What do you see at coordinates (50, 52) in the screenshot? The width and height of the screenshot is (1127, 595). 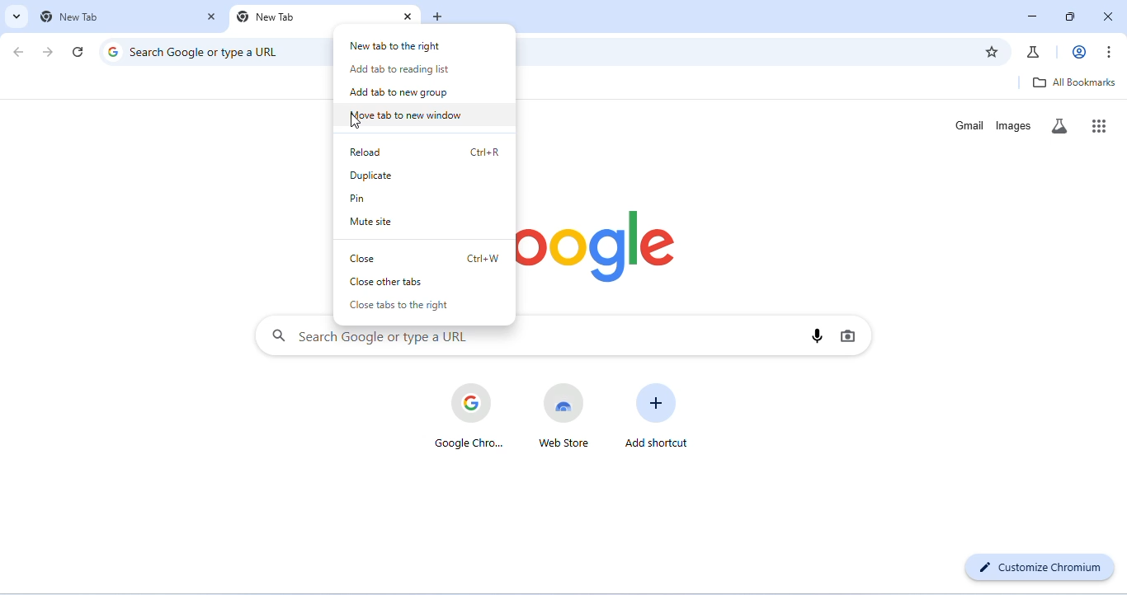 I see `go forward` at bounding box center [50, 52].